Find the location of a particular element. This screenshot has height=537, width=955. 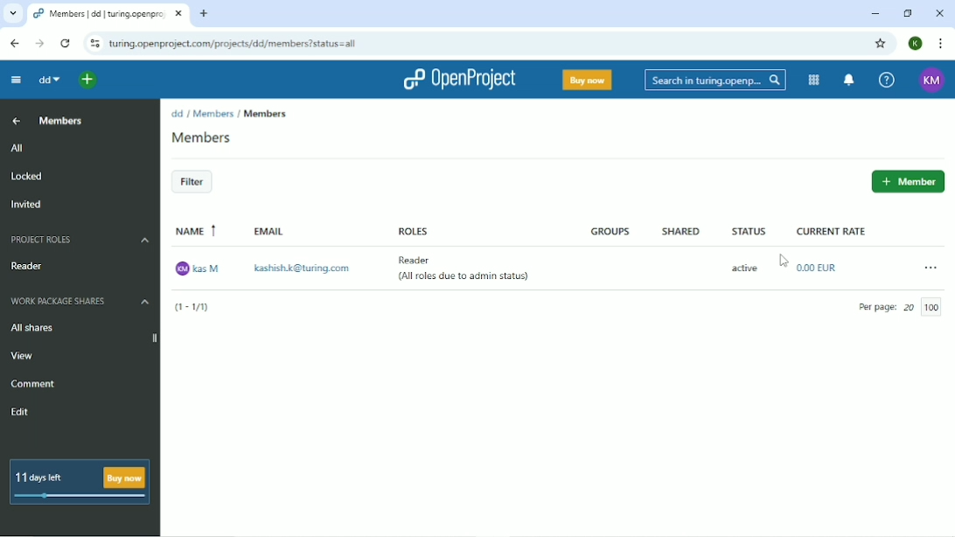

active is located at coordinates (740, 268).